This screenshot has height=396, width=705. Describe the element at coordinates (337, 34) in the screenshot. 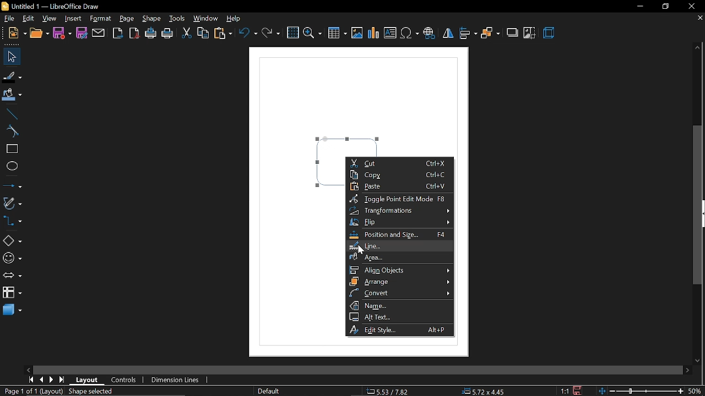

I see `insert table` at that location.